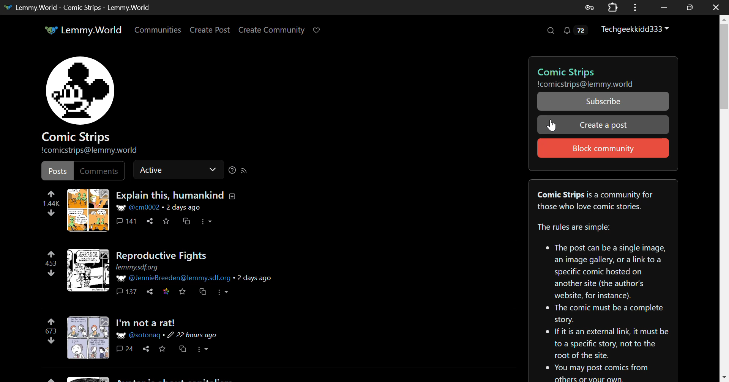  Describe the element at coordinates (602, 280) in the screenshot. I see `Community Rules` at that location.